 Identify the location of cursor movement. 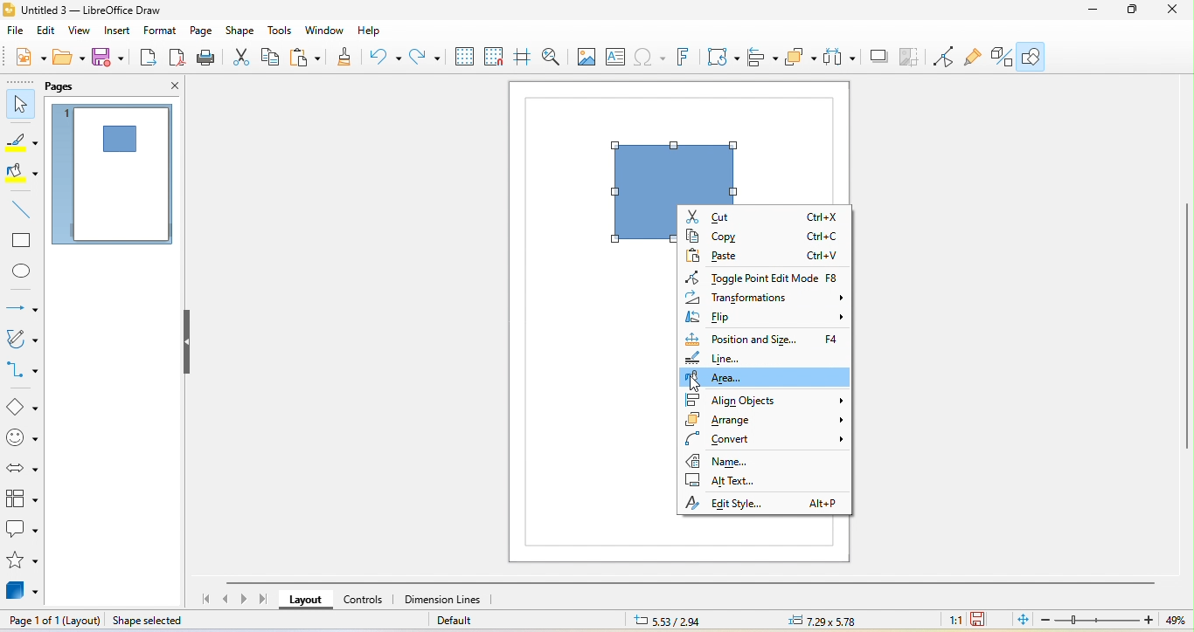
(698, 384).